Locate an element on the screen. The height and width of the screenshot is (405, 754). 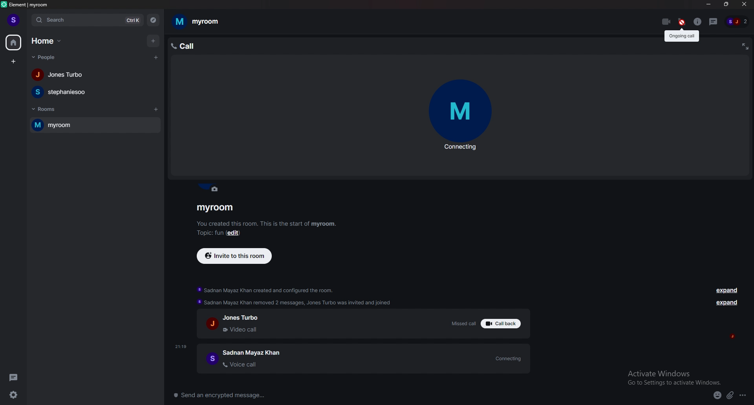
create a space is located at coordinates (13, 62).